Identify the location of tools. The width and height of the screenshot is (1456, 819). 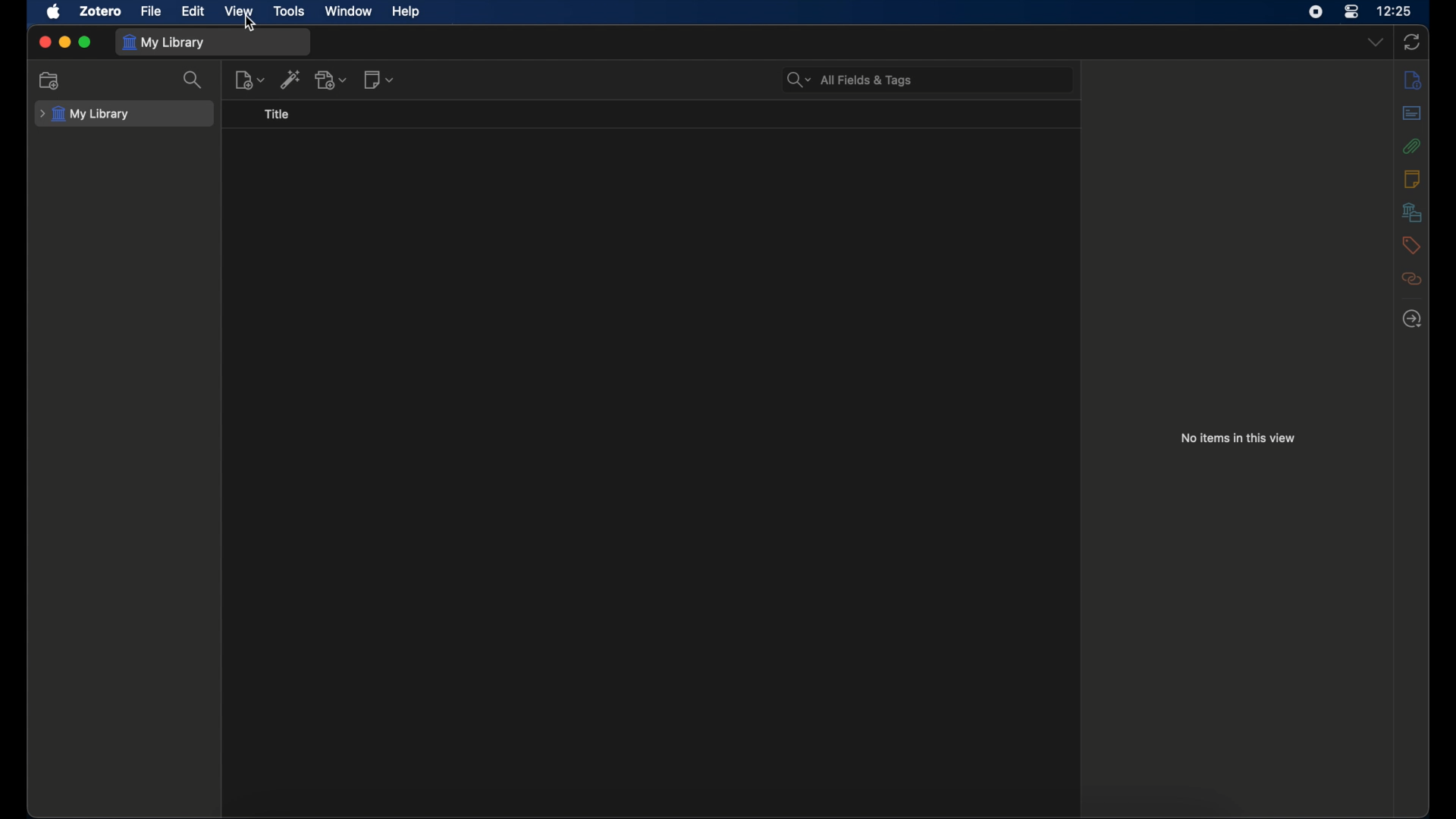
(290, 11).